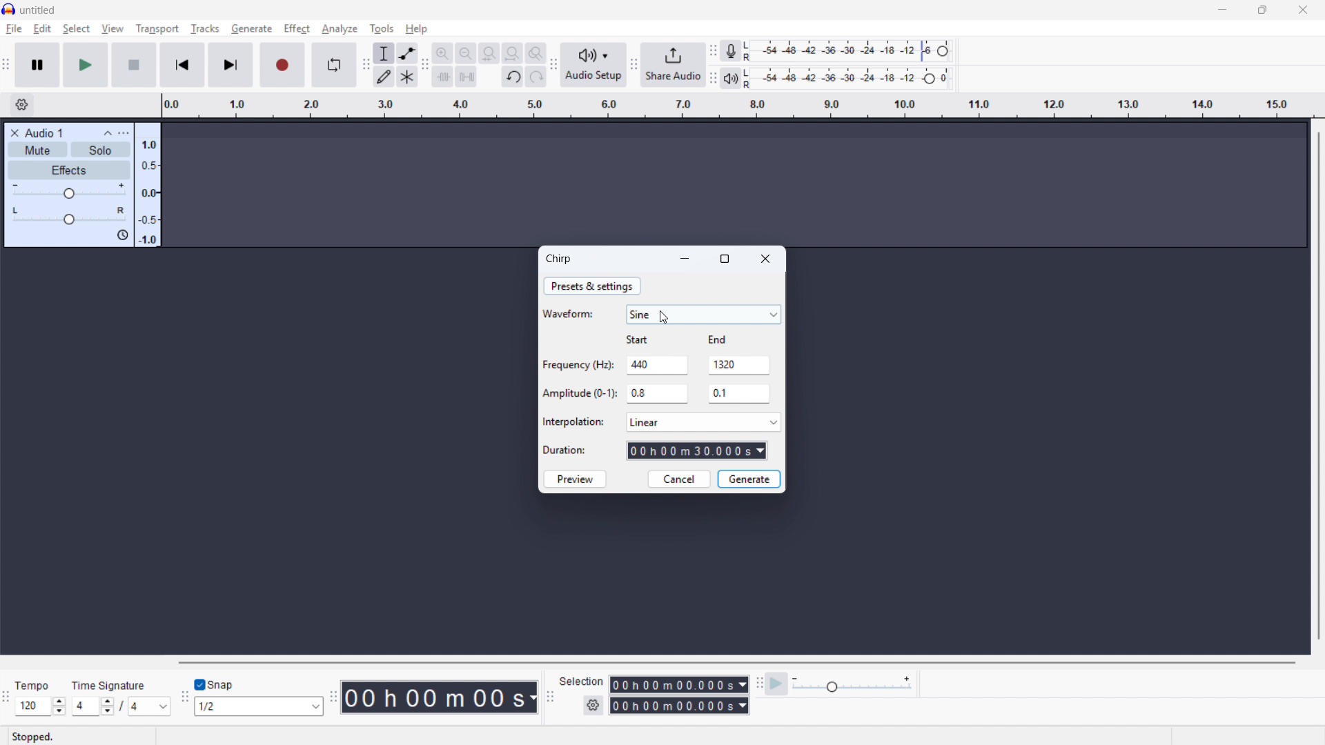  Describe the element at coordinates (583, 682) in the screenshot. I see `Selection` at that location.